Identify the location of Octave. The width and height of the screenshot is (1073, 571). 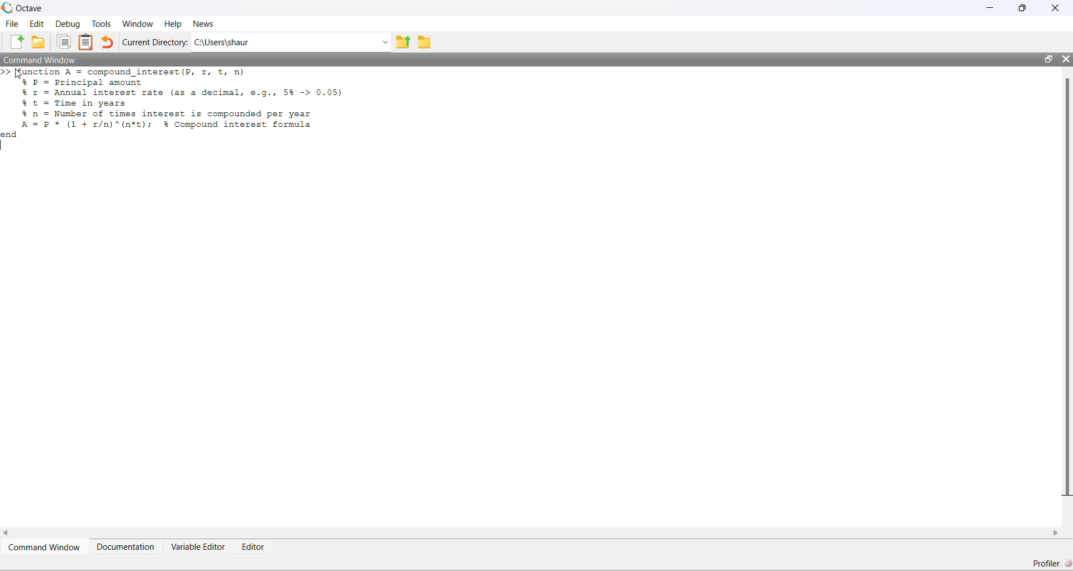
(29, 8).